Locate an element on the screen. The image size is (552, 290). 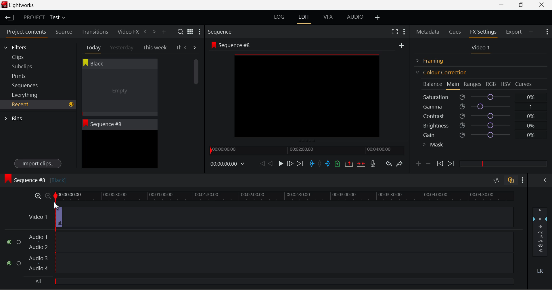
Previous Tab is located at coordinates (186, 47).